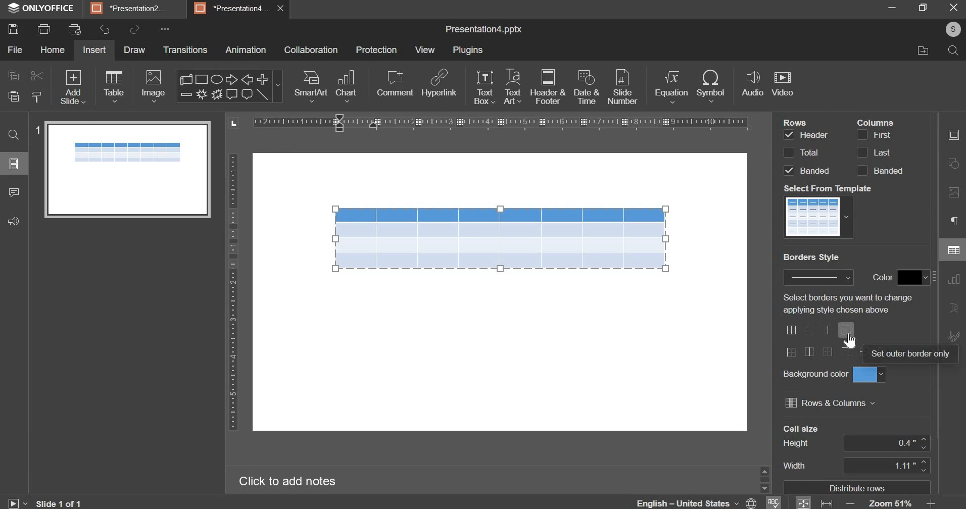 This screenshot has height=509, width=966. Describe the element at coordinates (485, 88) in the screenshot. I see `text box` at that location.